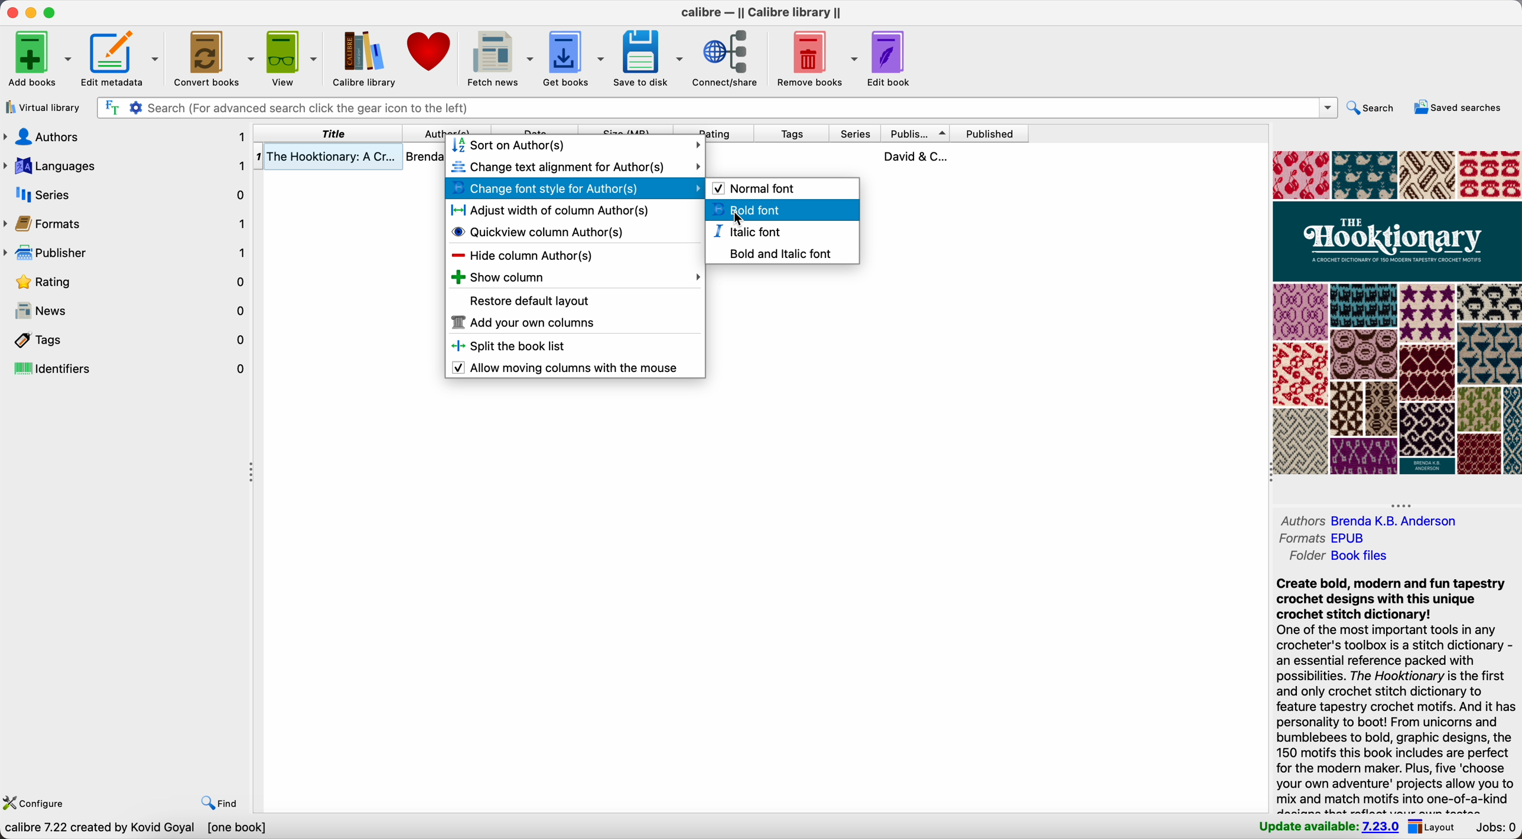  What do you see at coordinates (126, 250) in the screenshot?
I see `publisher` at bounding box center [126, 250].